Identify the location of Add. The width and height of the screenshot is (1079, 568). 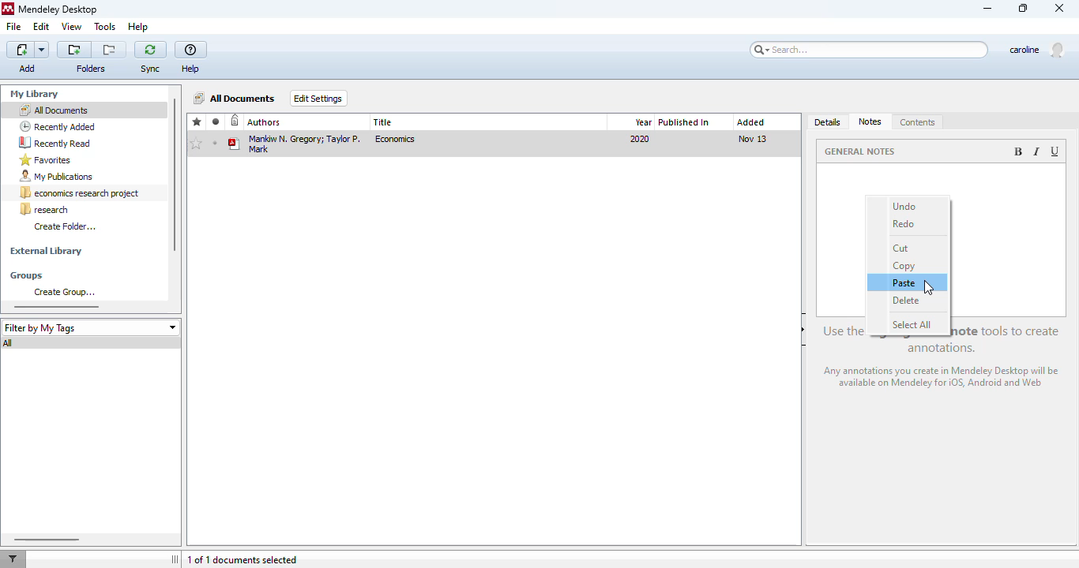
(28, 68).